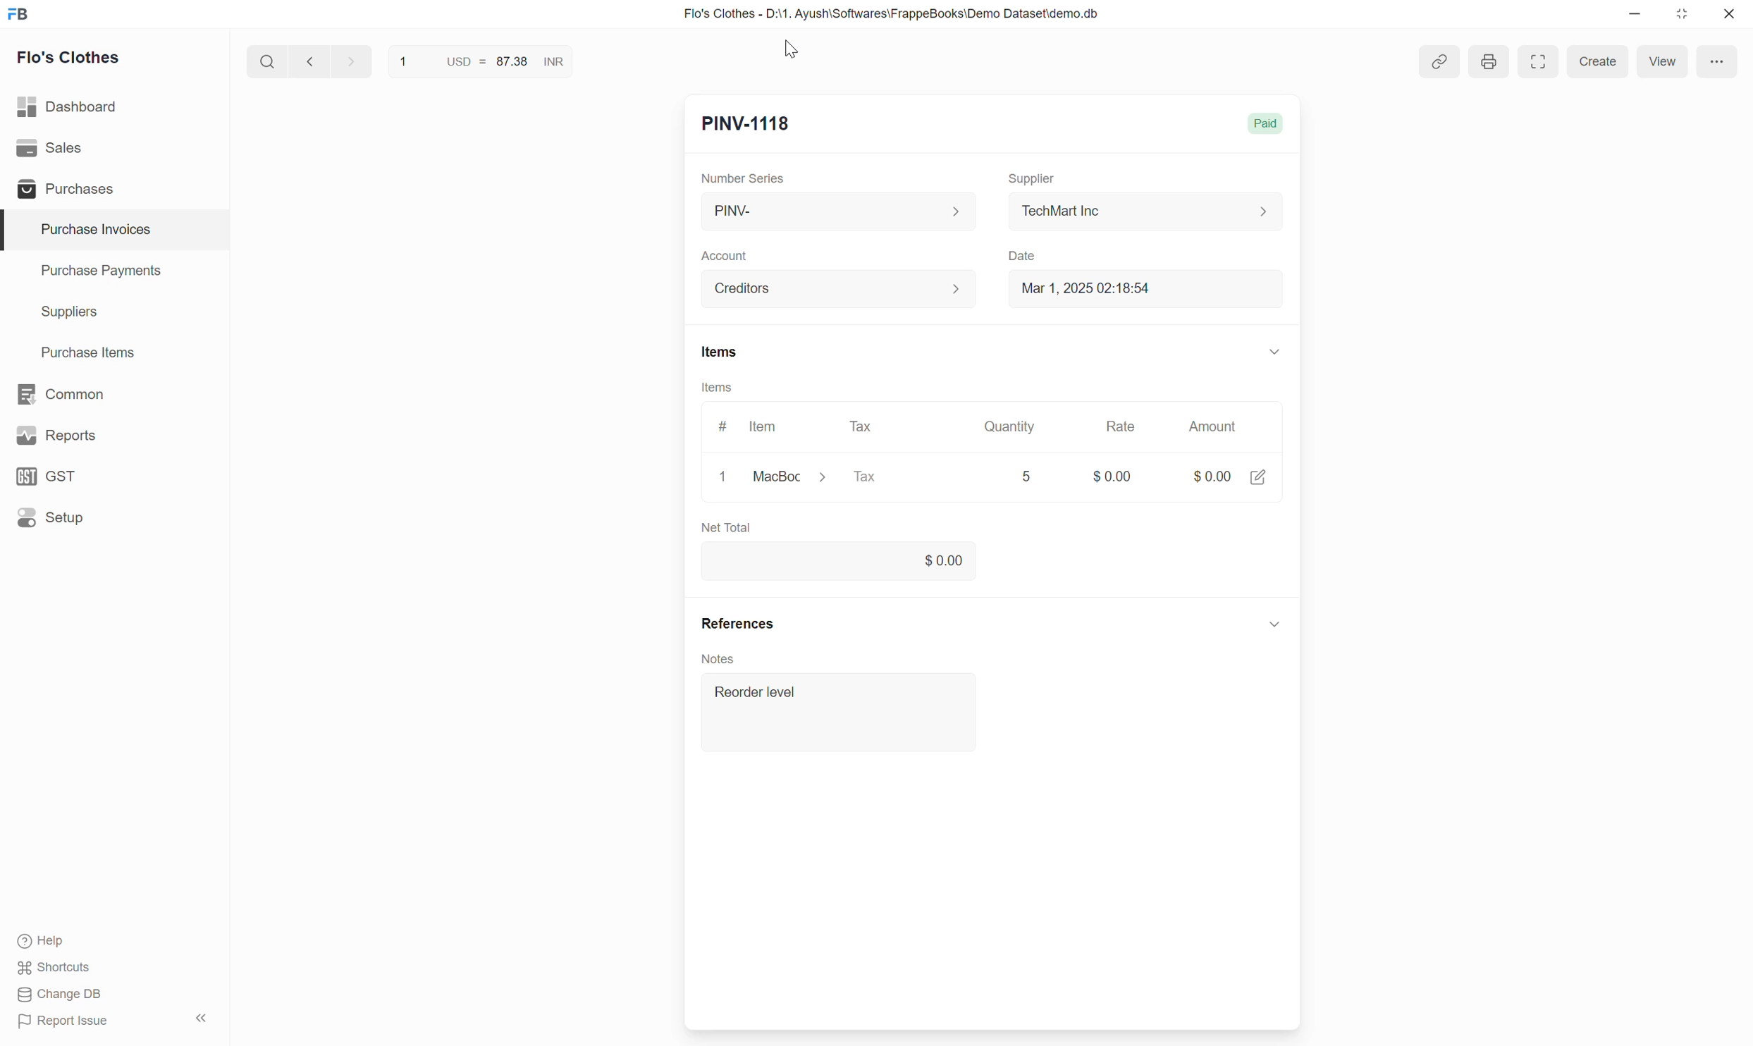 This screenshot has height=1046, width=1753. Describe the element at coordinates (722, 657) in the screenshot. I see `Notes` at that location.